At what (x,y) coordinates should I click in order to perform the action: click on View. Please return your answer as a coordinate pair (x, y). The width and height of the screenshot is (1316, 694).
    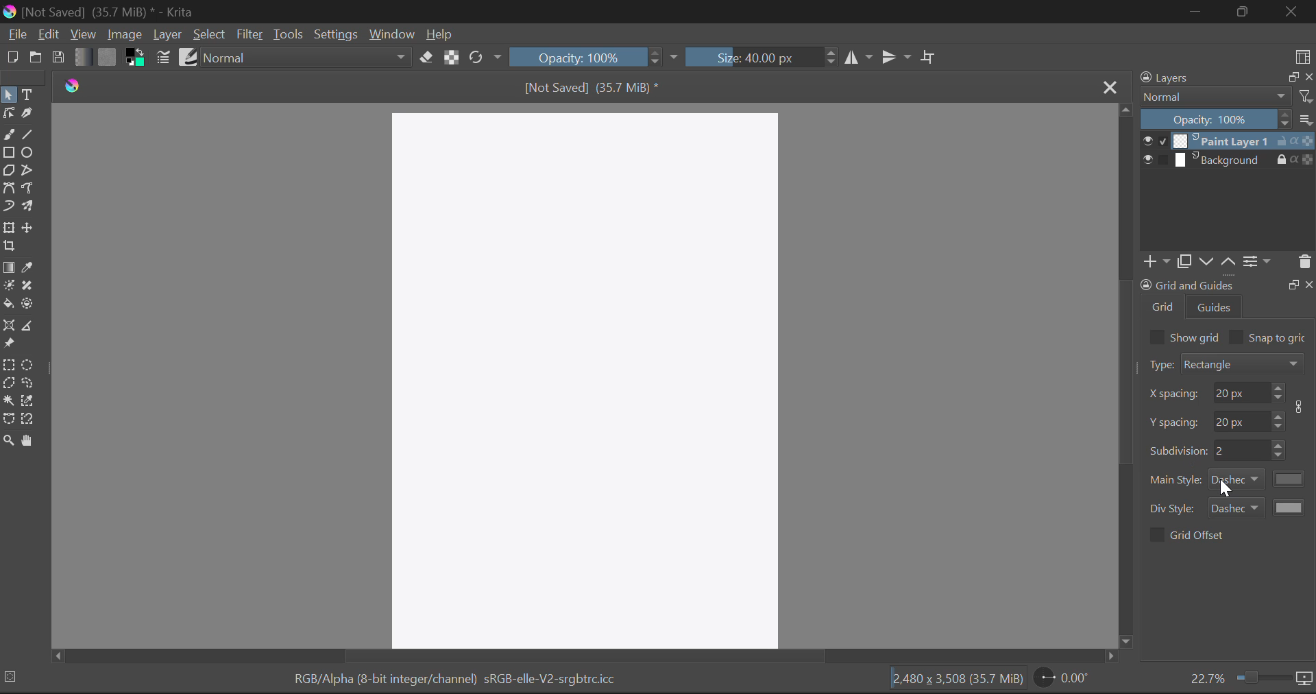
    Looking at the image, I should click on (83, 34).